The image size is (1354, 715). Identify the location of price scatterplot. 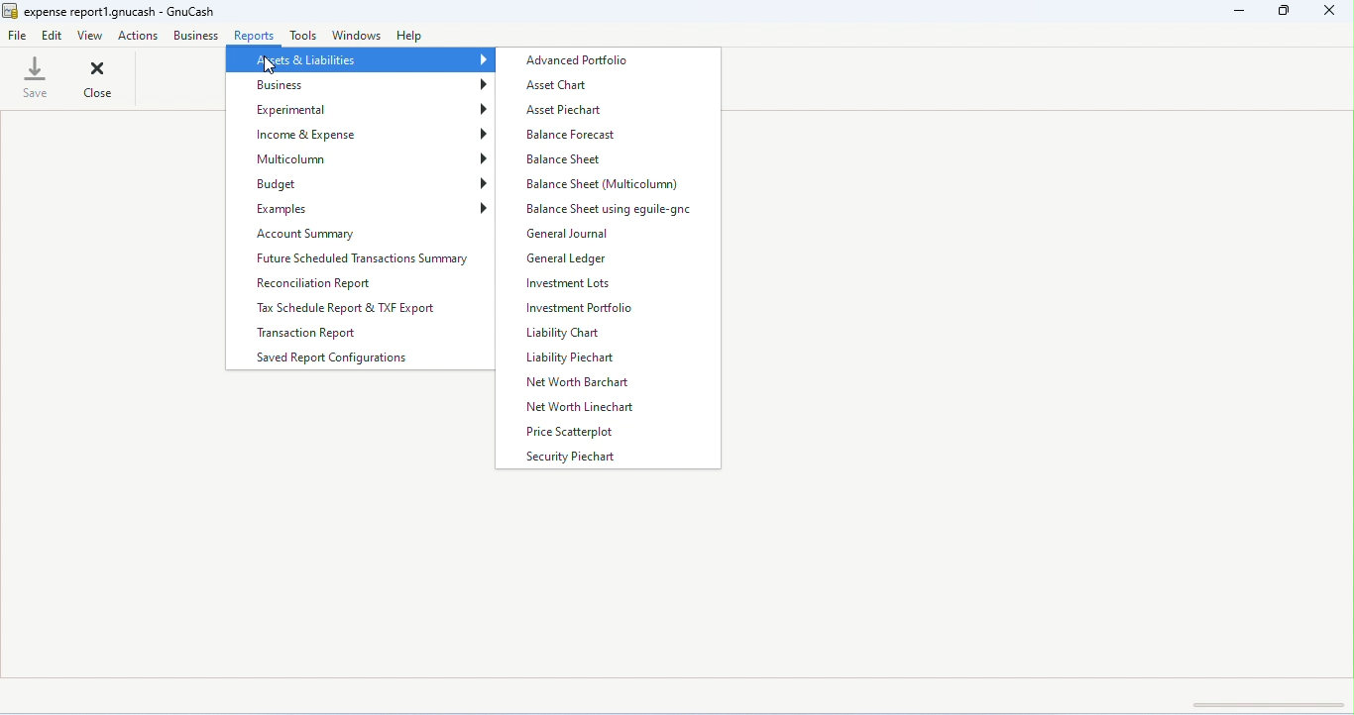
(583, 433).